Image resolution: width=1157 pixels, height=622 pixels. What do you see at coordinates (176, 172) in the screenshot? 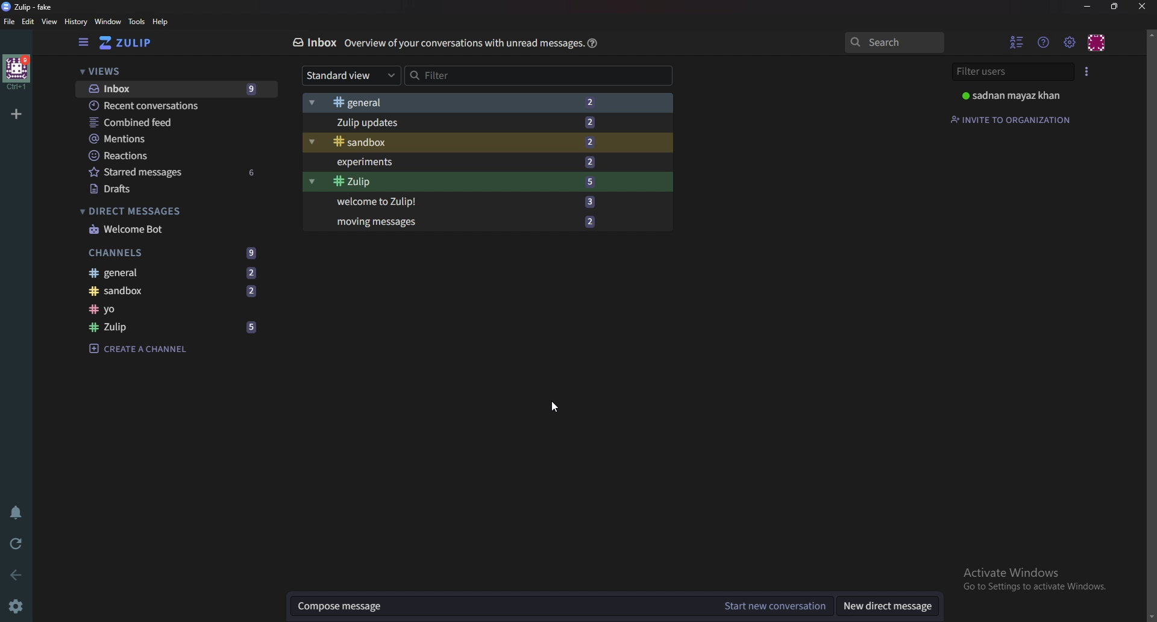
I see `starred messages` at bounding box center [176, 172].